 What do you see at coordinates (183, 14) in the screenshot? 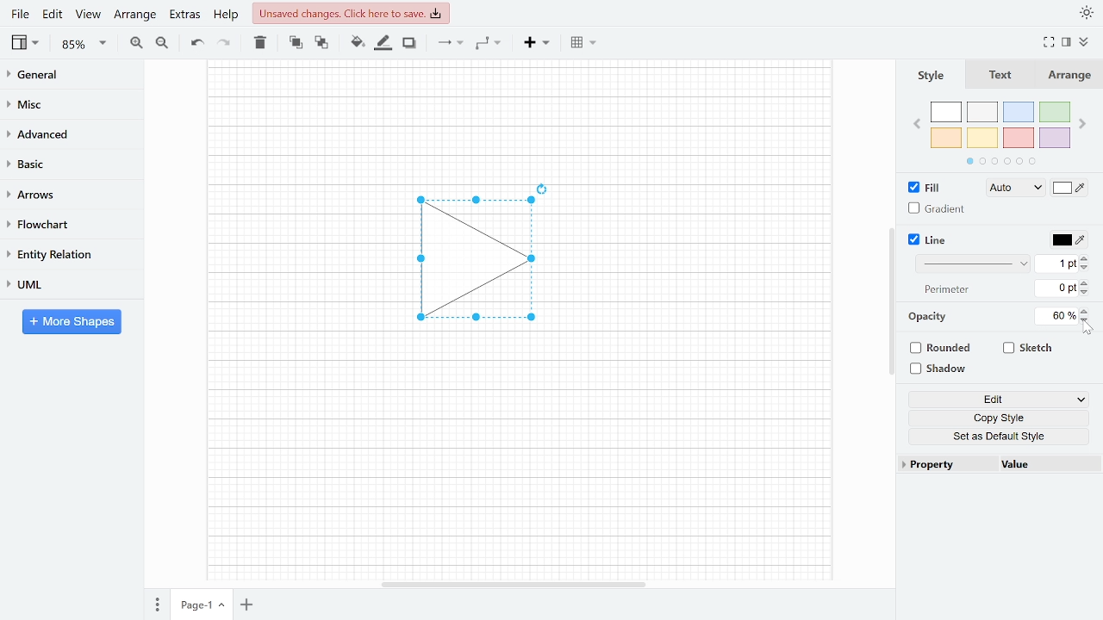
I see `Extras` at bounding box center [183, 14].